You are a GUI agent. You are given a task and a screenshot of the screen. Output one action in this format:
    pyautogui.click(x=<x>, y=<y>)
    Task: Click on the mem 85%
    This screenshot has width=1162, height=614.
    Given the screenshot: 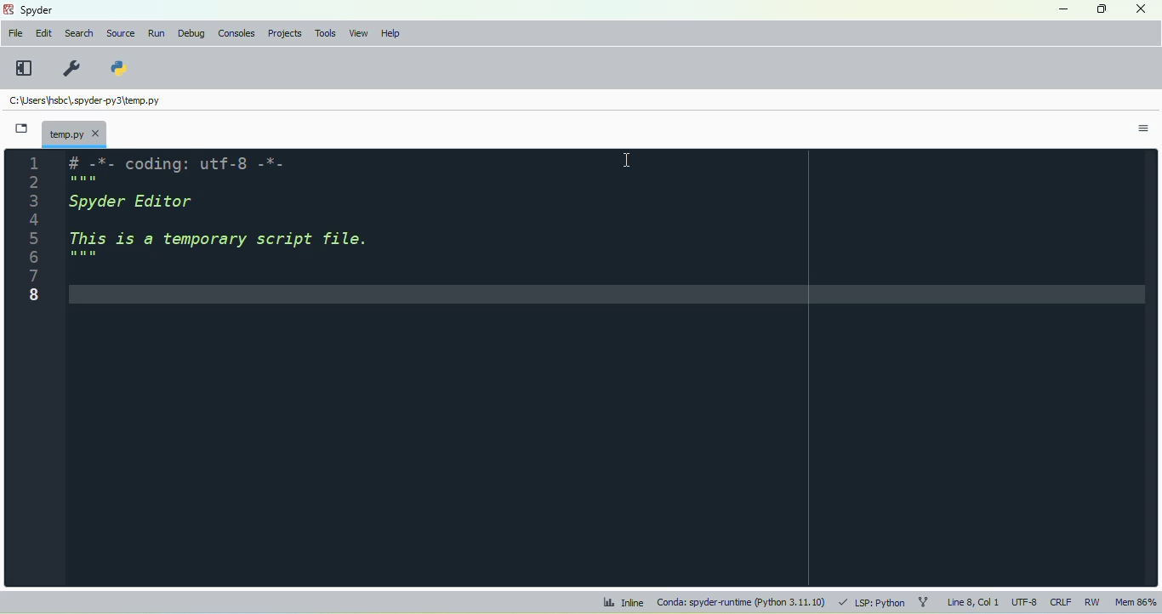 What is the action you would take?
    pyautogui.click(x=1135, y=601)
    